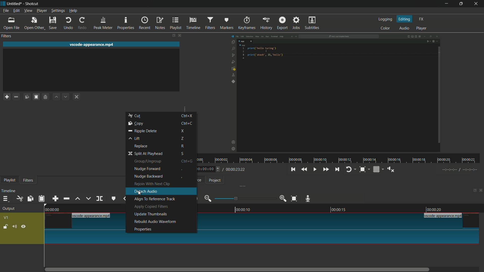 The width and height of the screenshot is (484, 272). Describe the element at coordinates (350, 169) in the screenshot. I see `toggle player looping` at that location.